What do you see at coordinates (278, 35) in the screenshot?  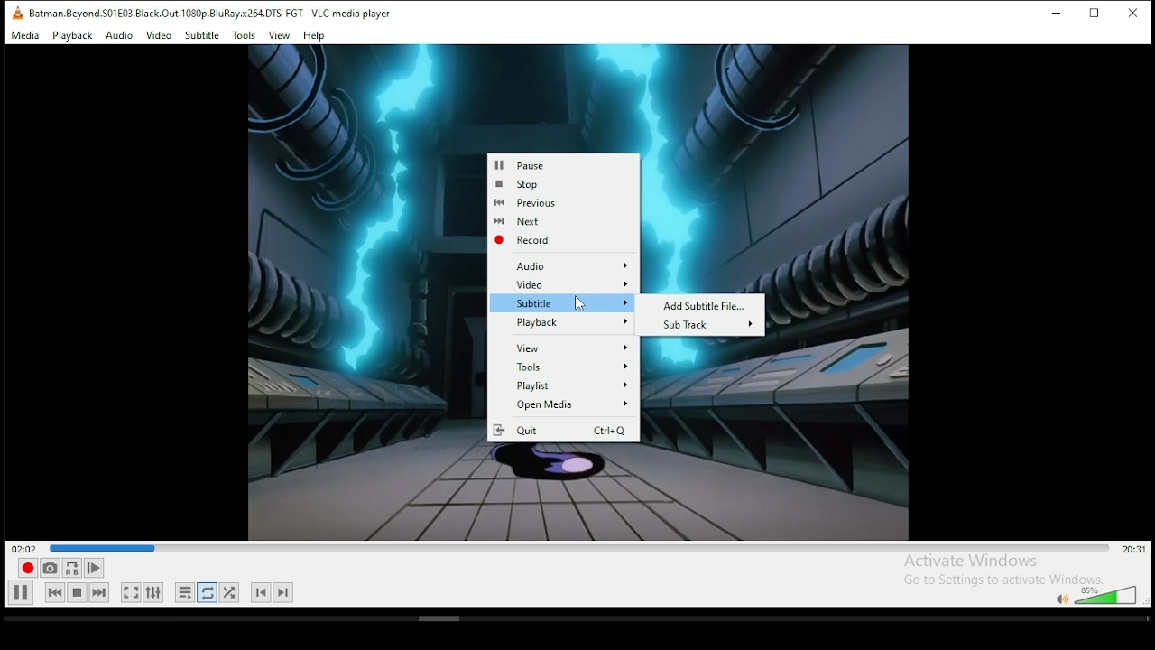 I see `view` at bounding box center [278, 35].